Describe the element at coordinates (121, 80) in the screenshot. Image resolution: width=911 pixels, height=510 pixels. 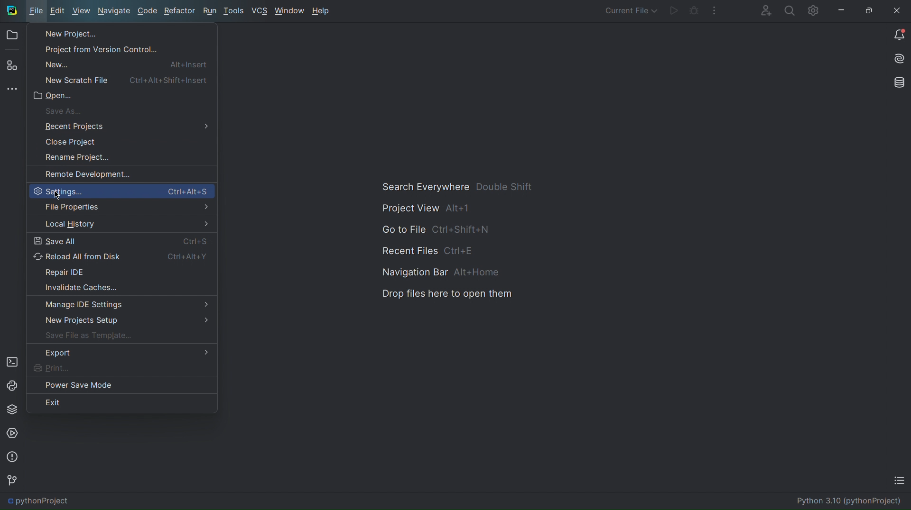
I see `New Scratch File` at that location.